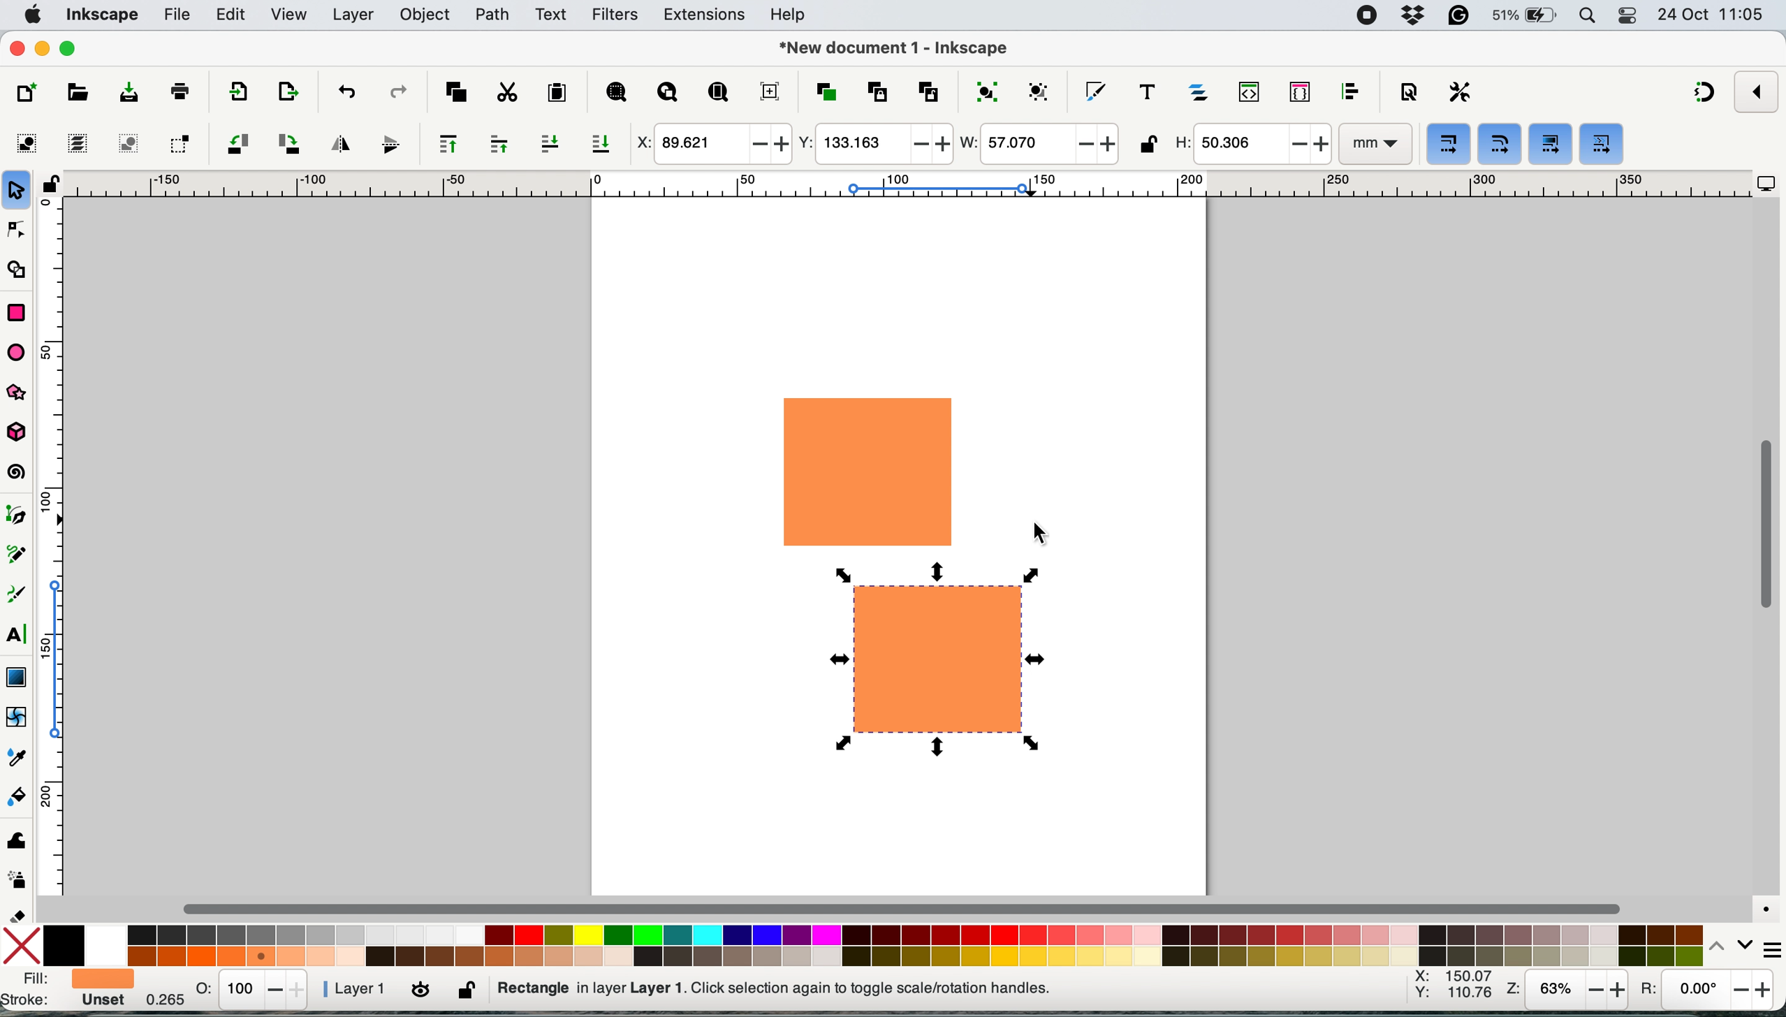  I want to click on y coordinate, so click(873, 143).